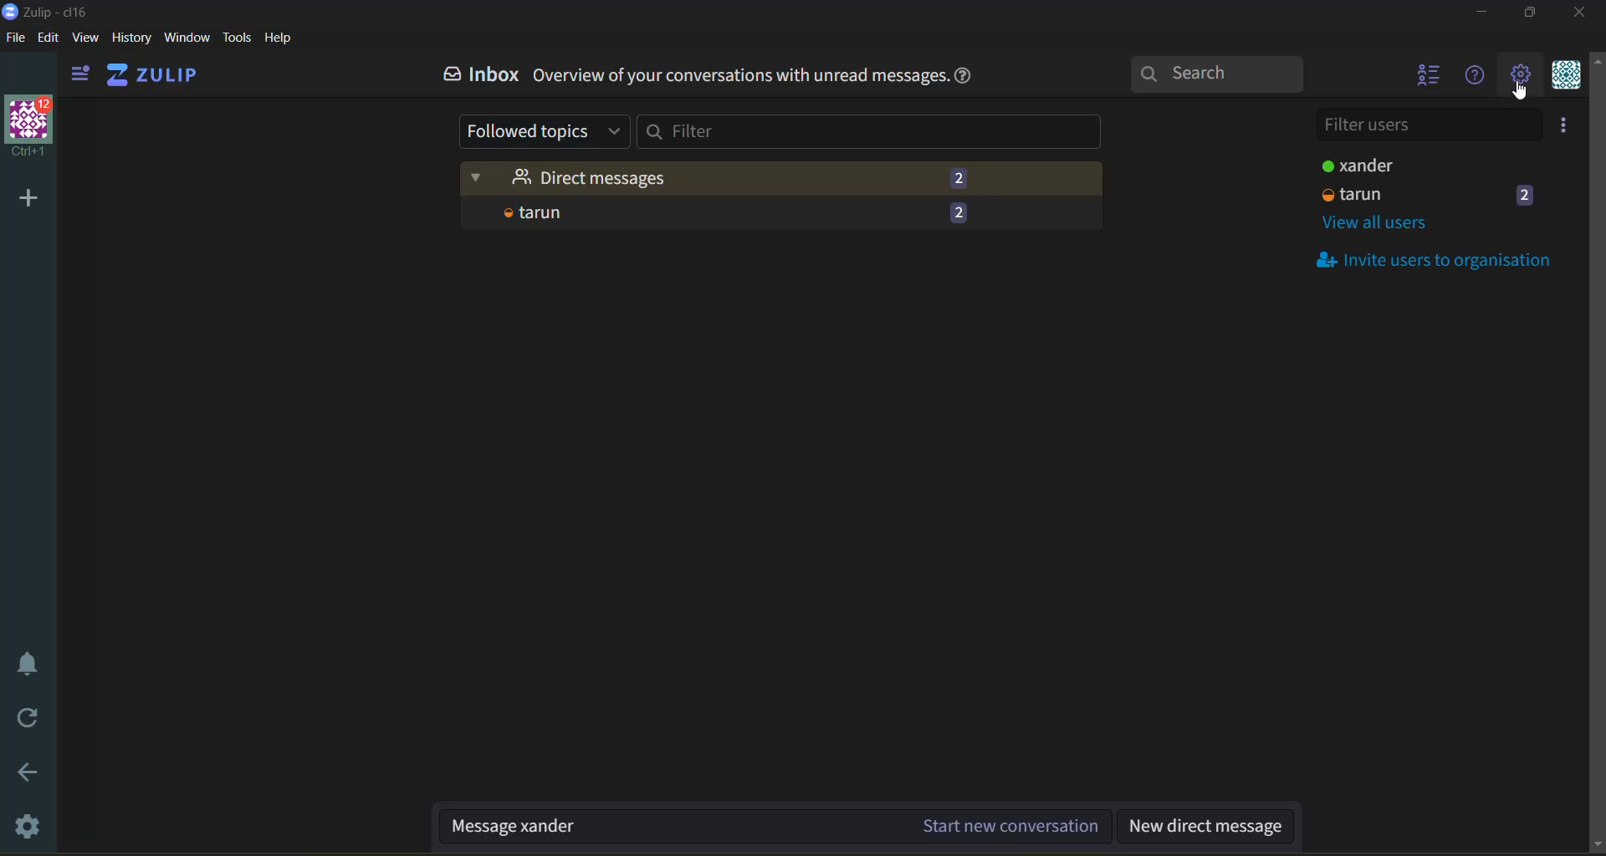 Image resolution: width=1606 pixels, height=856 pixels. I want to click on ZULIP , so click(153, 73).